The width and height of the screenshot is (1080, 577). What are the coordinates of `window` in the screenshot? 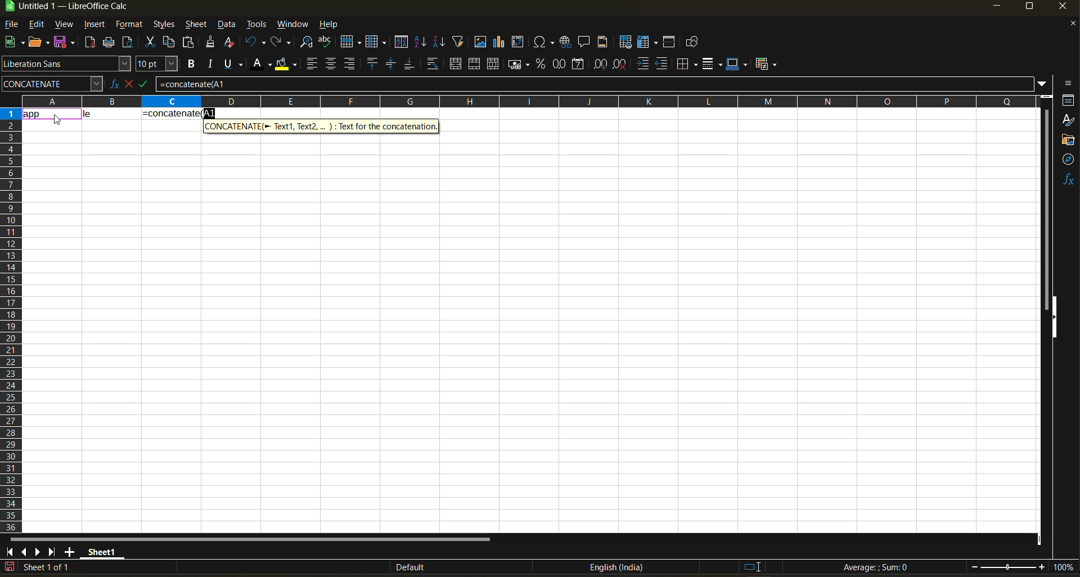 It's located at (294, 24).